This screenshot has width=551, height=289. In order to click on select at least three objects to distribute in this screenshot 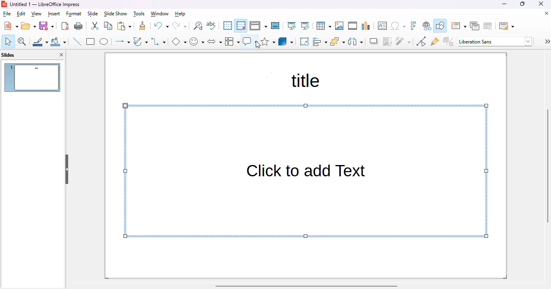, I will do `click(355, 41)`.